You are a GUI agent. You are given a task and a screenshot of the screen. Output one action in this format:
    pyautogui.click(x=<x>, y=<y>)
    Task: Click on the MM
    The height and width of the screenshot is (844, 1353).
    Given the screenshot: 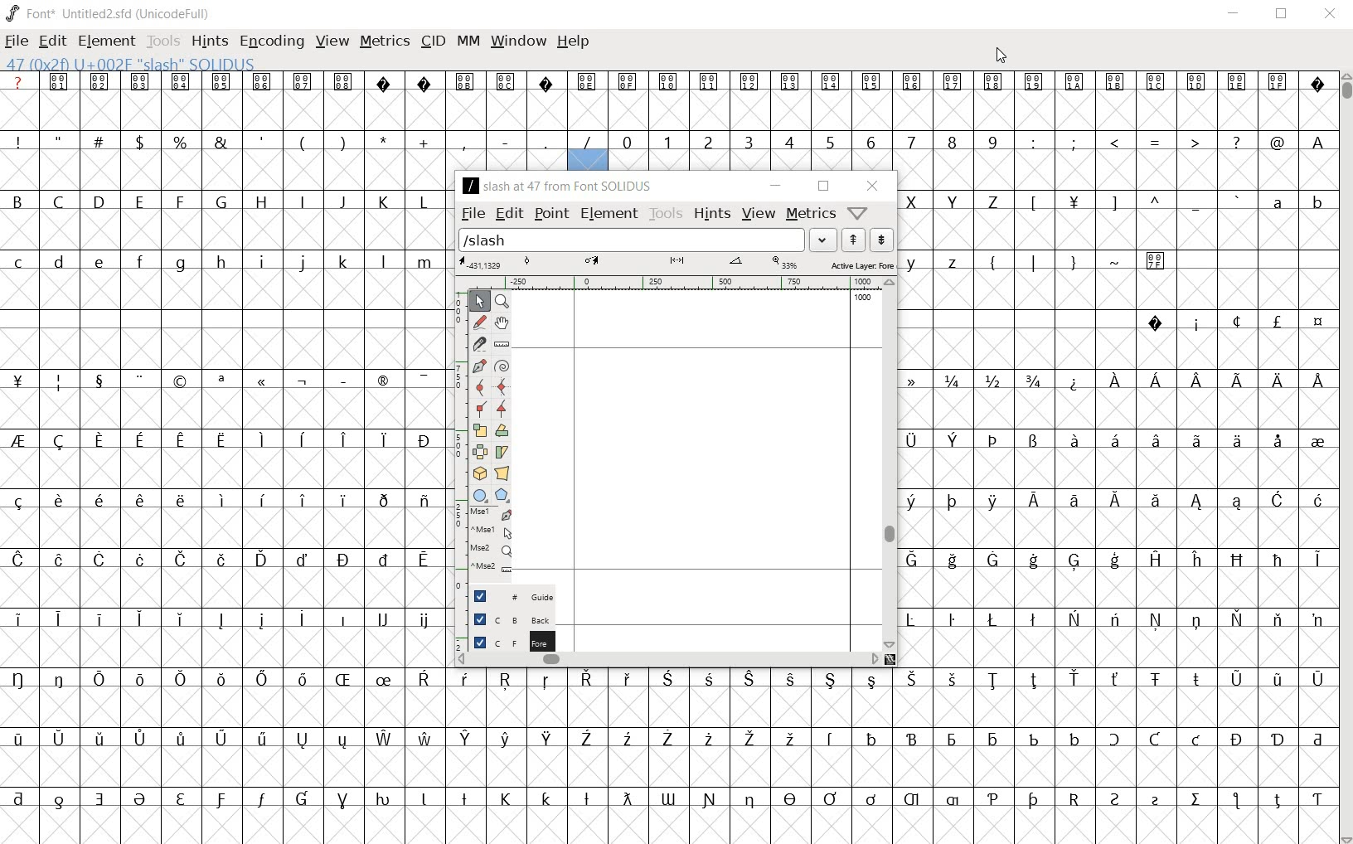 What is the action you would take?
    pyautogui.click(x=467, y=41)
    